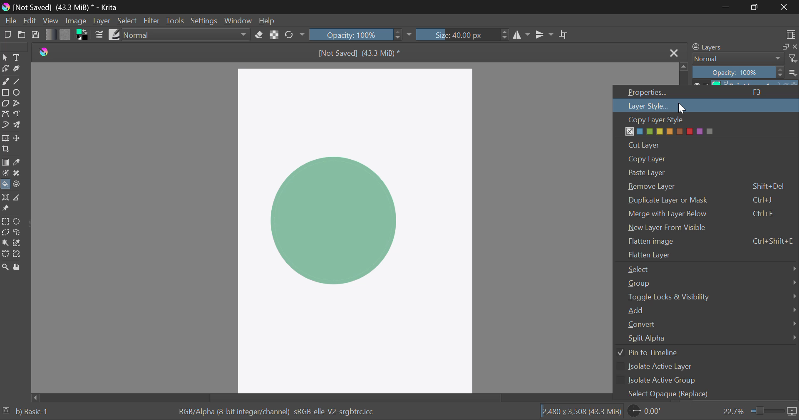  Describe the element at coordinates (362, 54) in the screenshot. I see `File Name & Size` at that location.